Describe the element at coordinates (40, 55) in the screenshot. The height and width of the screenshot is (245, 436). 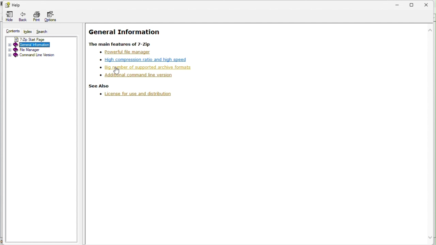
I see `Command line version` at that location.